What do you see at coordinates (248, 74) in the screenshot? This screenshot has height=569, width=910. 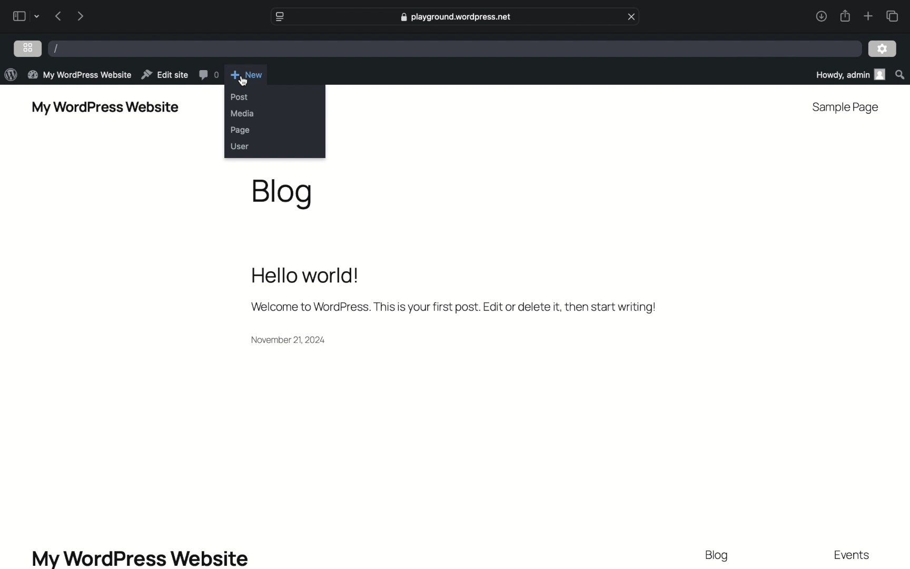 I see `new` at bounding box center [248, 74].